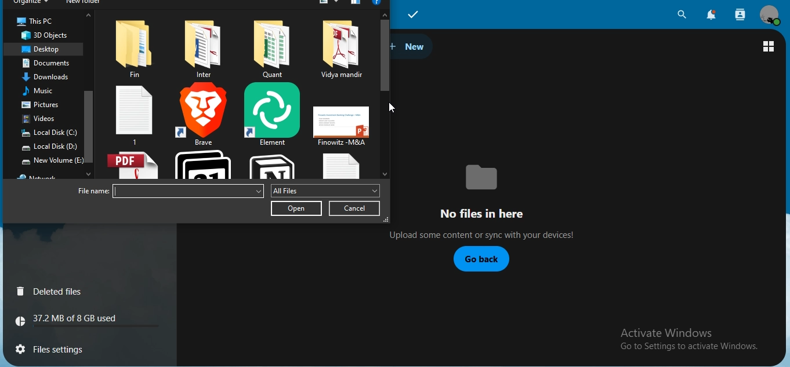 Image resolution: width=790 pixels, height=367 pixels. What do you see at coordinates (385, 54) in the screenshot?
I see `scroll bar` at bounding box center [385, 54].